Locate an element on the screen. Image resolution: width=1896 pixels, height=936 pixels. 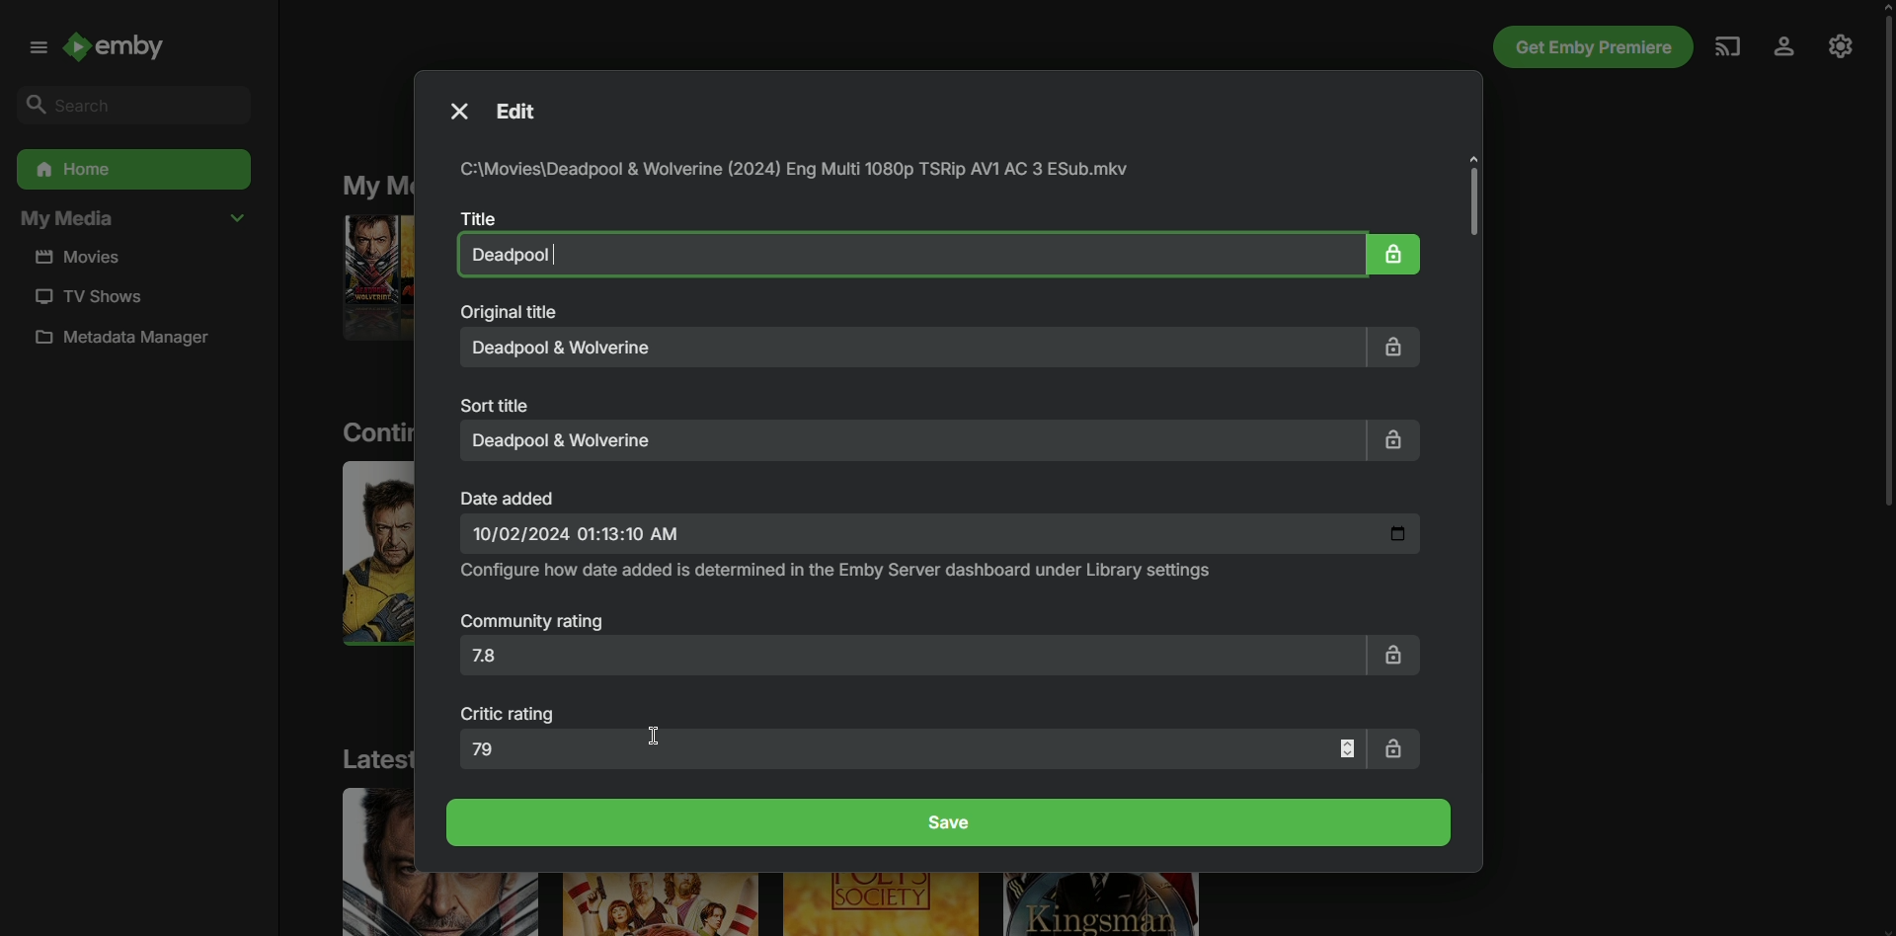
Cast is located at coordinates (1725, 45).